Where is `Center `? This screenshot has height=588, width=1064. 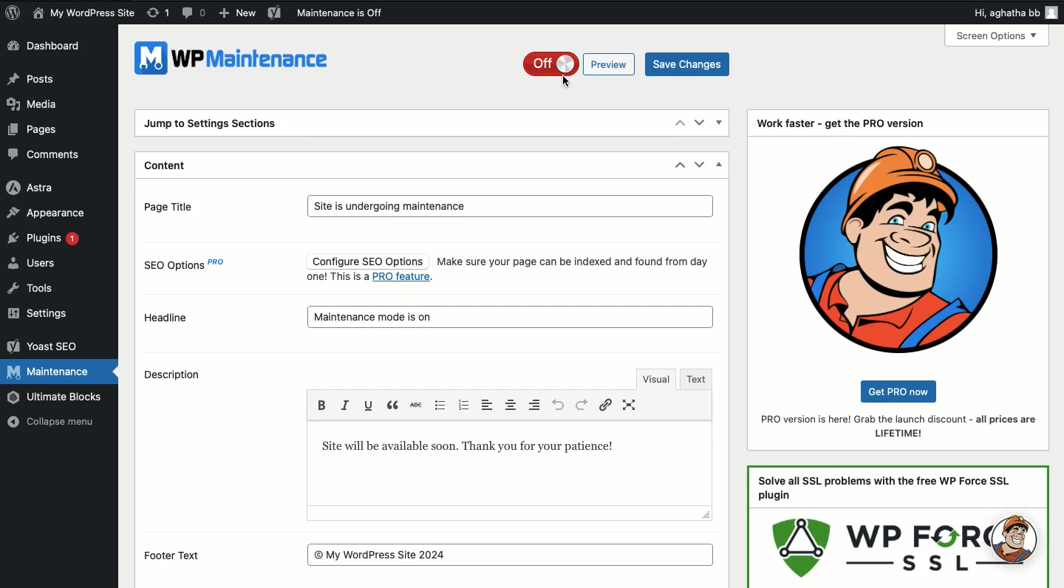
Center  is located at coordinates (513, 405).